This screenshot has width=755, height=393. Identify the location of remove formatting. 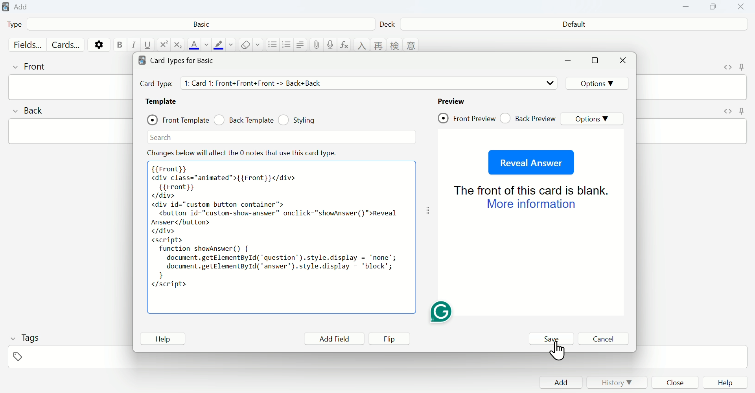
(246, 45).